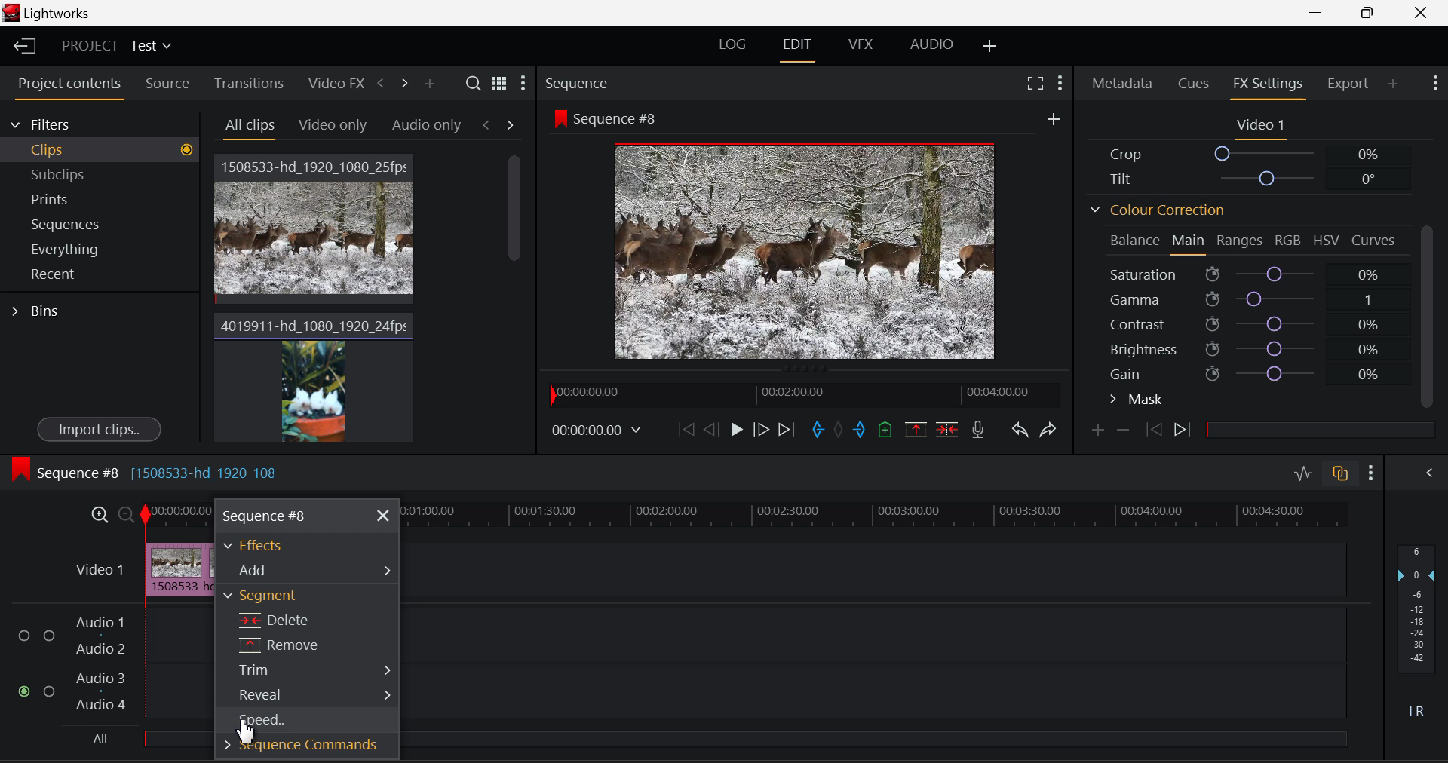  Describe the element at coordinates (432, 84) in the screenshot. I see `Add panel` at that location.